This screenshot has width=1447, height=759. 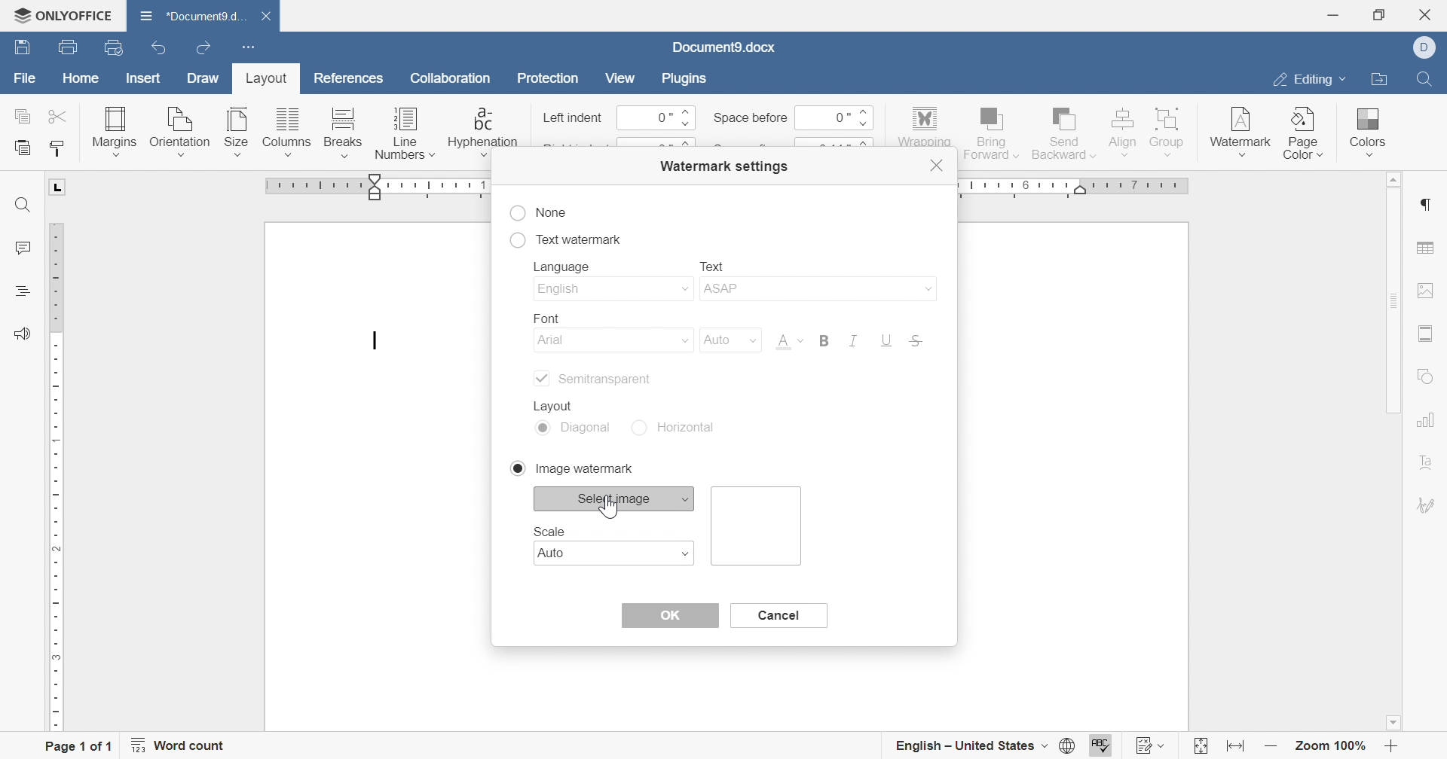 I want to click on redo, so click(x=206, y=50).